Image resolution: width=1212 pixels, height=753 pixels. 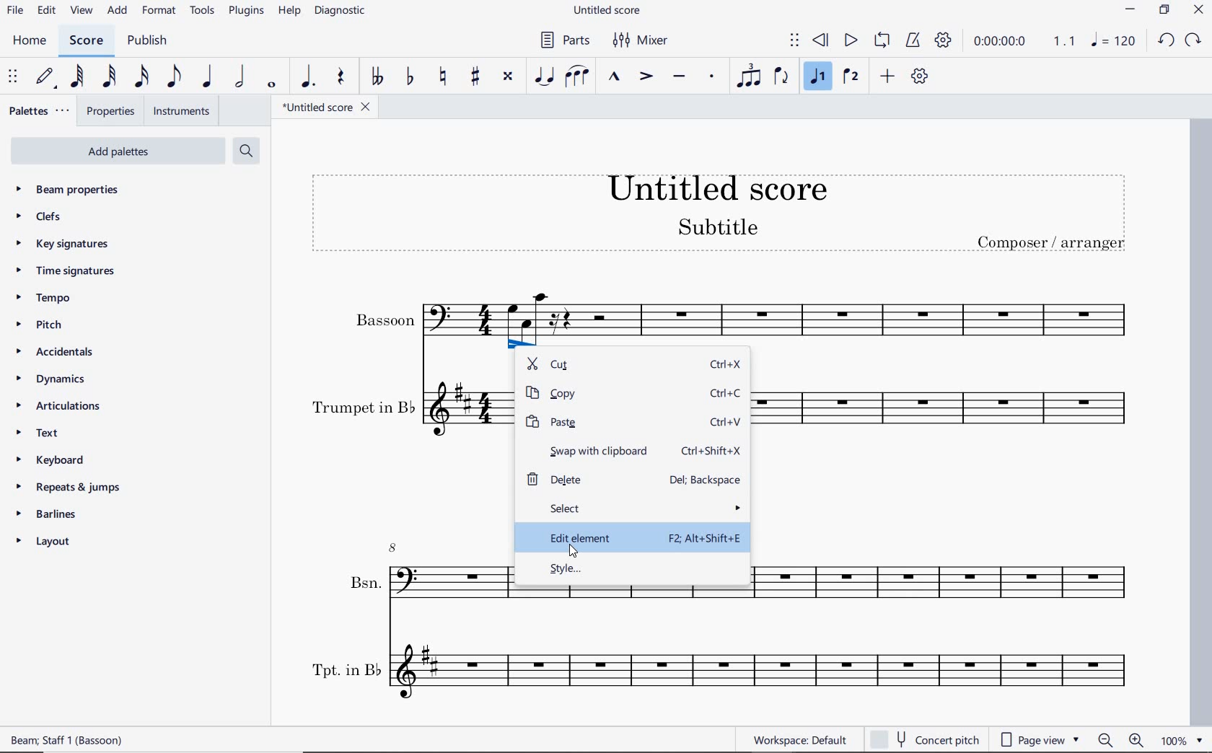 I want to click on paste, so click(x=633, y=420).